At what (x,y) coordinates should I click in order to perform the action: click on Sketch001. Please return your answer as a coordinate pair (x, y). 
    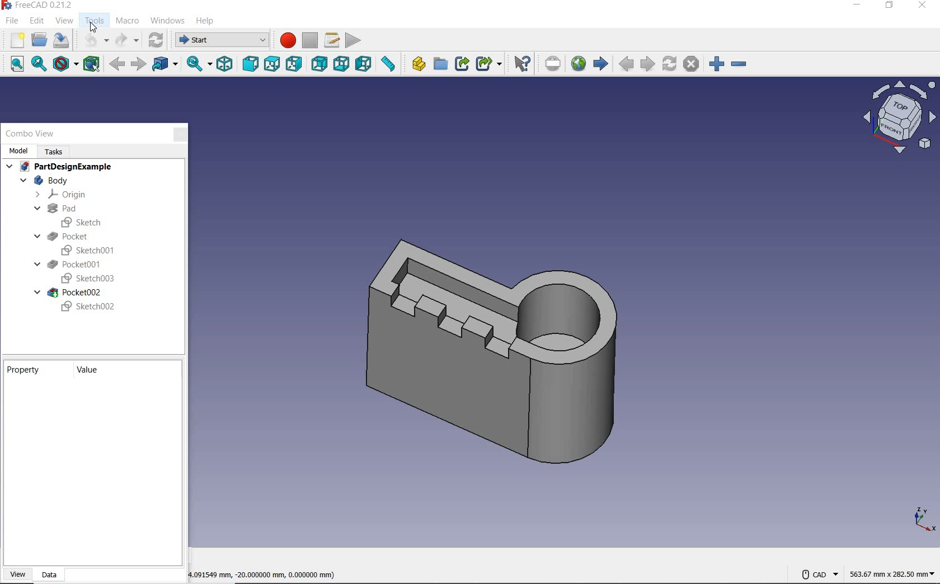
    Looking at the image, I should click on (90, 249).